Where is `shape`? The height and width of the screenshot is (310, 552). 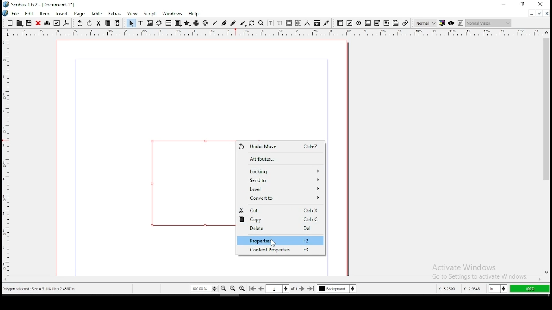 shape is located at coordinates (178, 23).